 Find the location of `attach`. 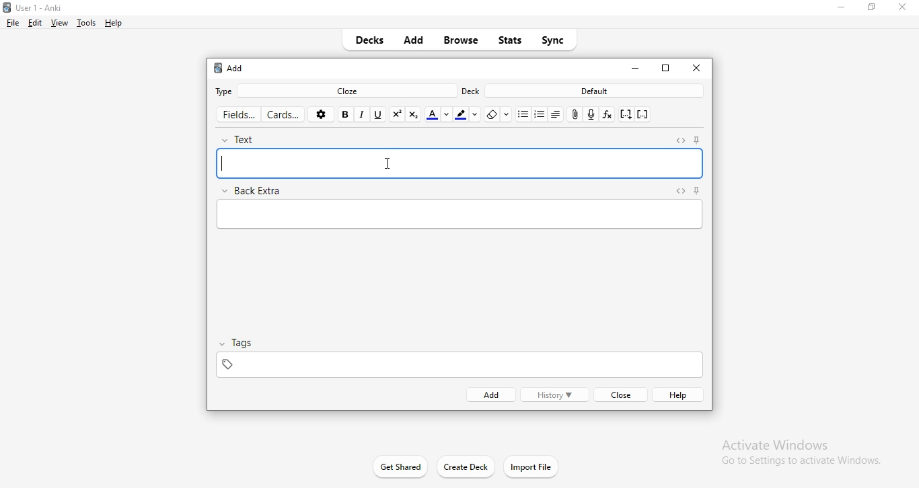

attach is located at coordinates (575, 115).